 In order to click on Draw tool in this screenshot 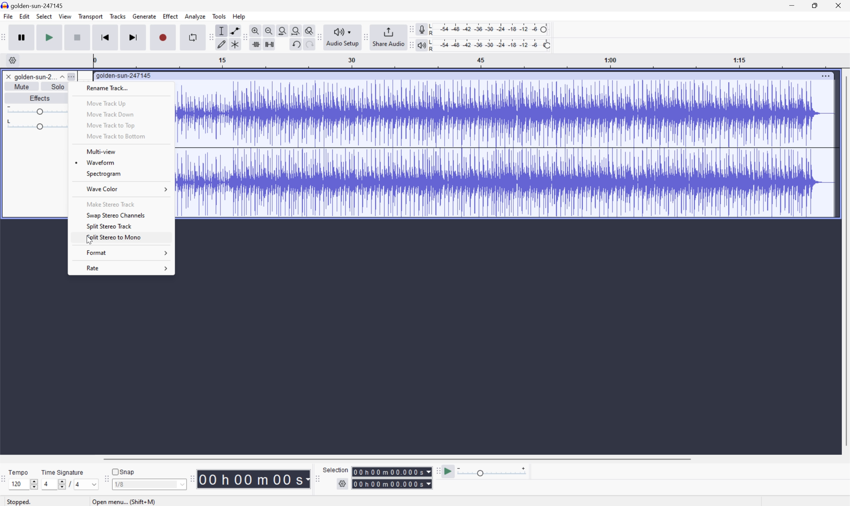, I will do `click(222, 44)`.